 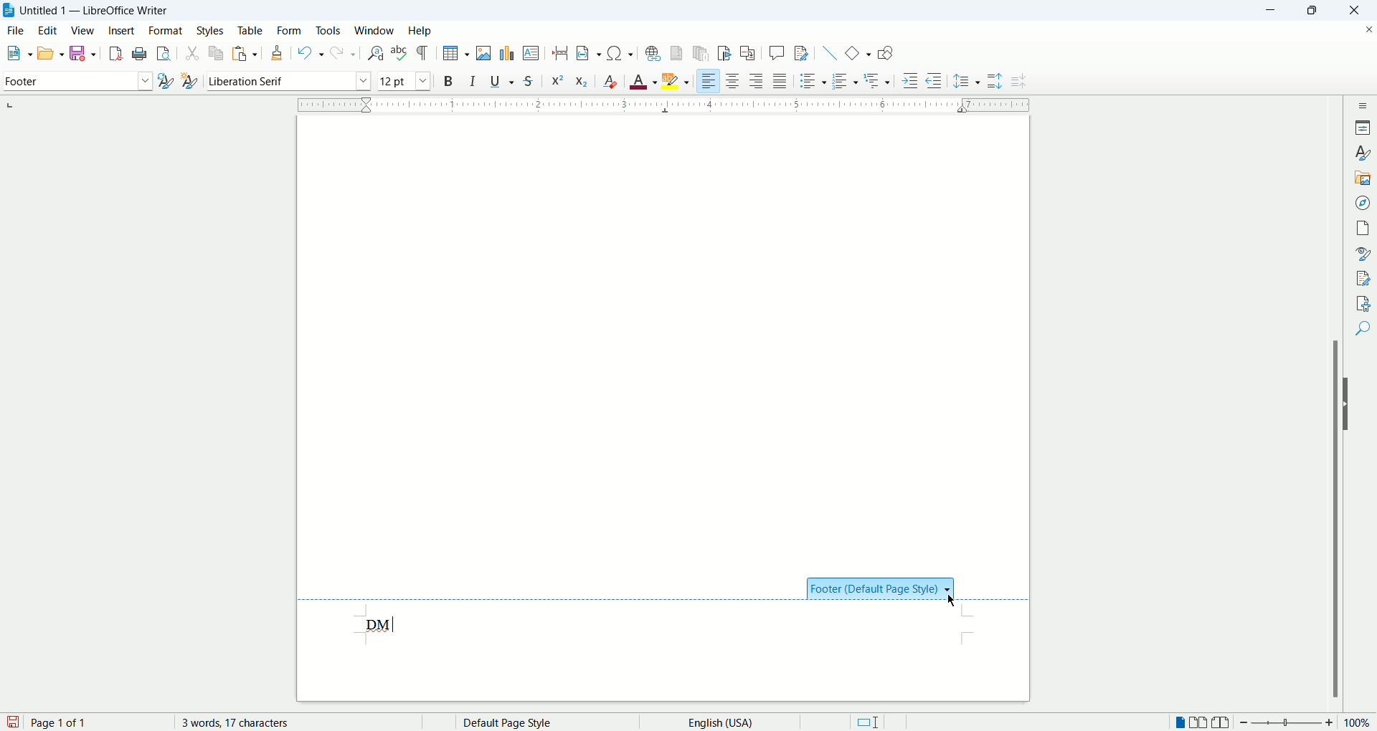 I want to click on manage changes, so click(x=1364, y=279).